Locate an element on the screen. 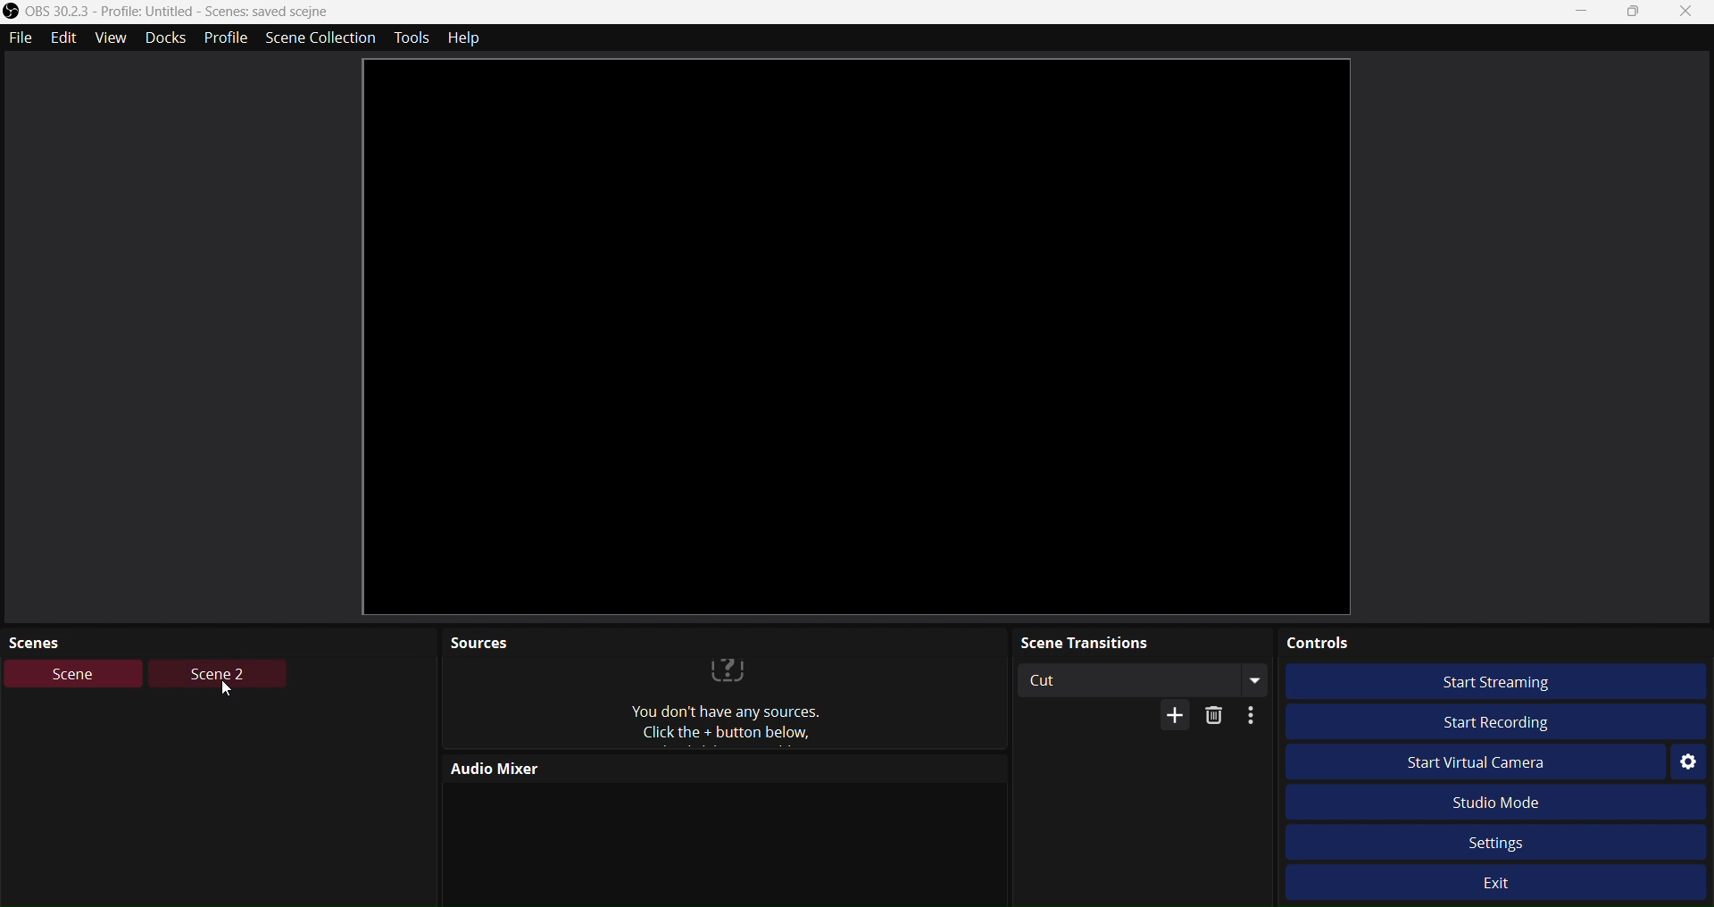 Image resolution: width=1714 pixels, height=907 pixels. Box is located at coordinates (1640, 13).